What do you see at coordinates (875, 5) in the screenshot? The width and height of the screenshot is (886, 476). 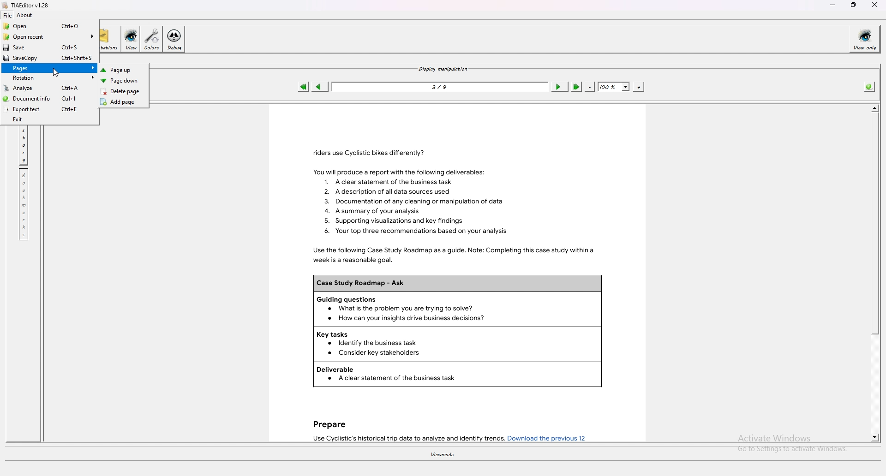 I see `close` at bounding box center [875, 5].